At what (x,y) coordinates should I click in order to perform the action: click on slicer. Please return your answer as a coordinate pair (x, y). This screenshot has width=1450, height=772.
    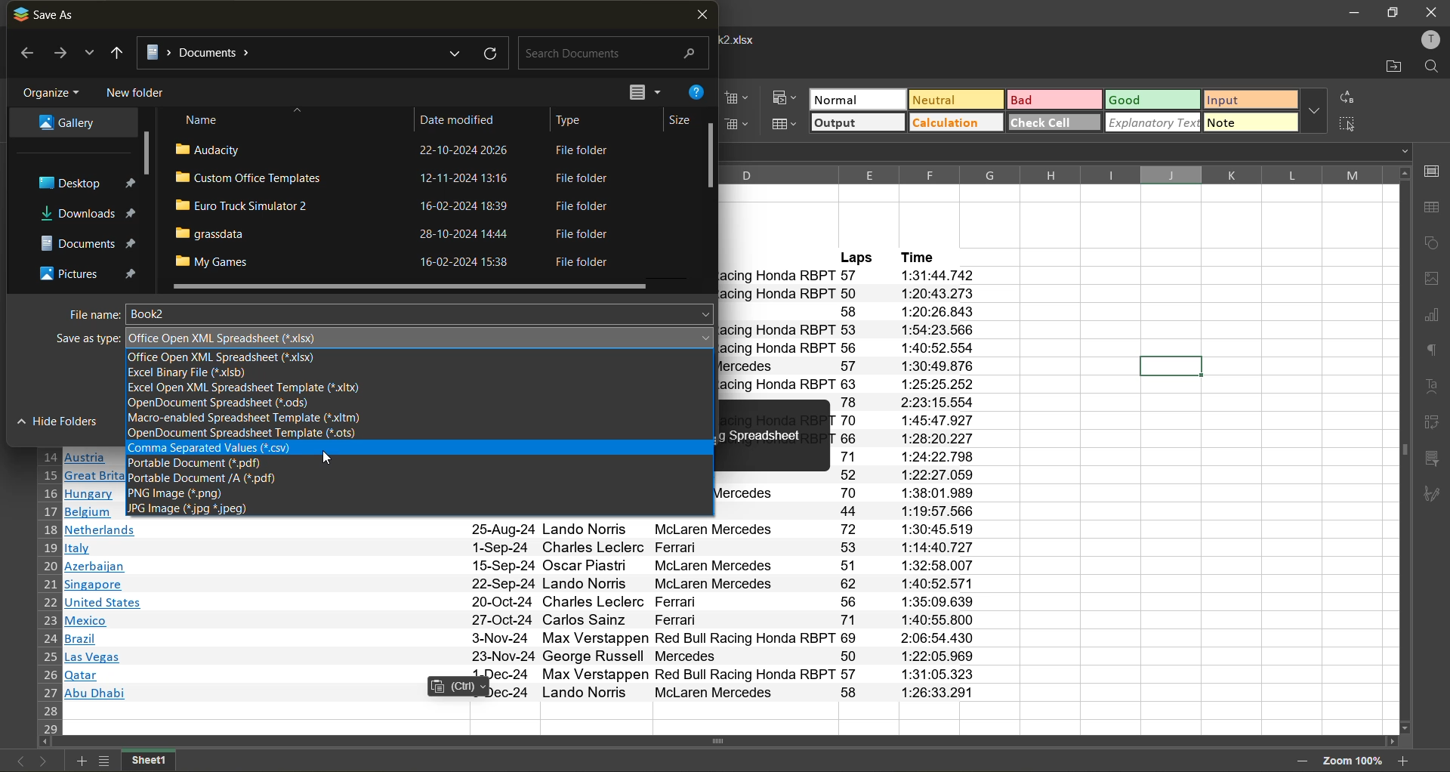
    Looking at the image, I should click on (1433, 459).